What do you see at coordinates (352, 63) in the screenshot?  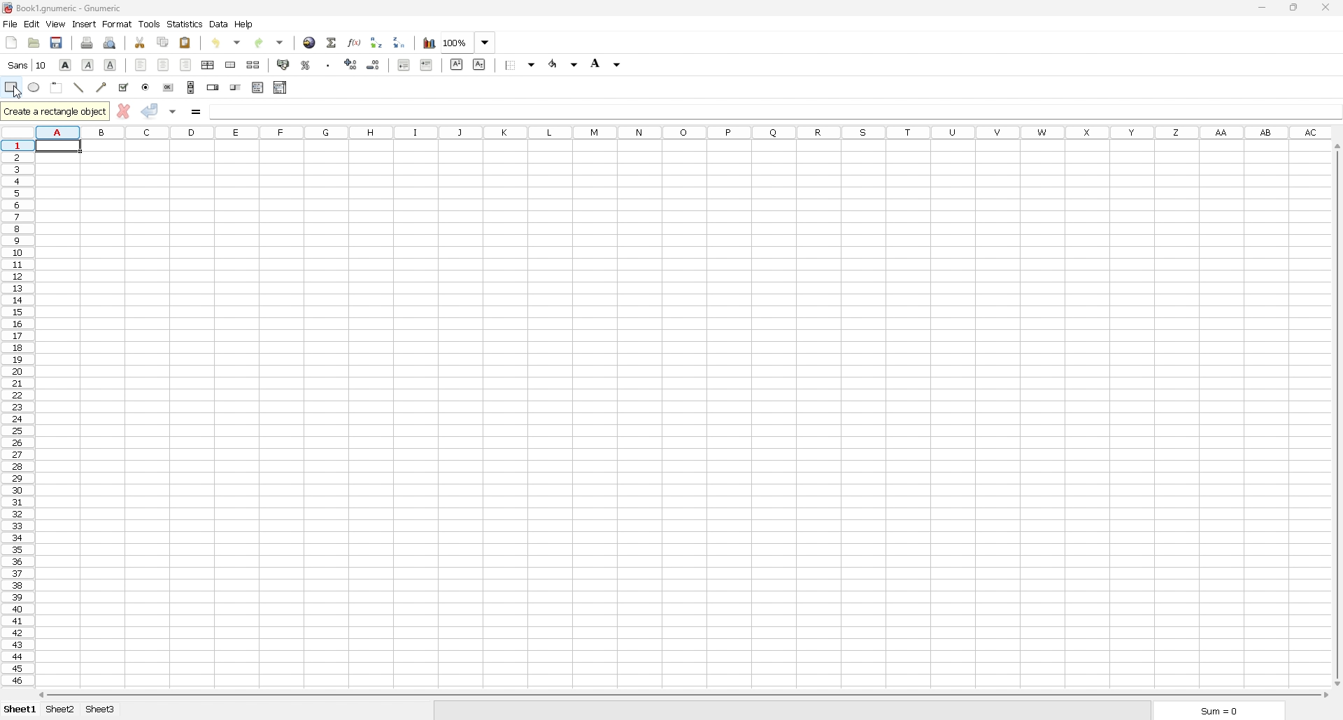 I see `increase decimals` at bounding box center [352, 63].